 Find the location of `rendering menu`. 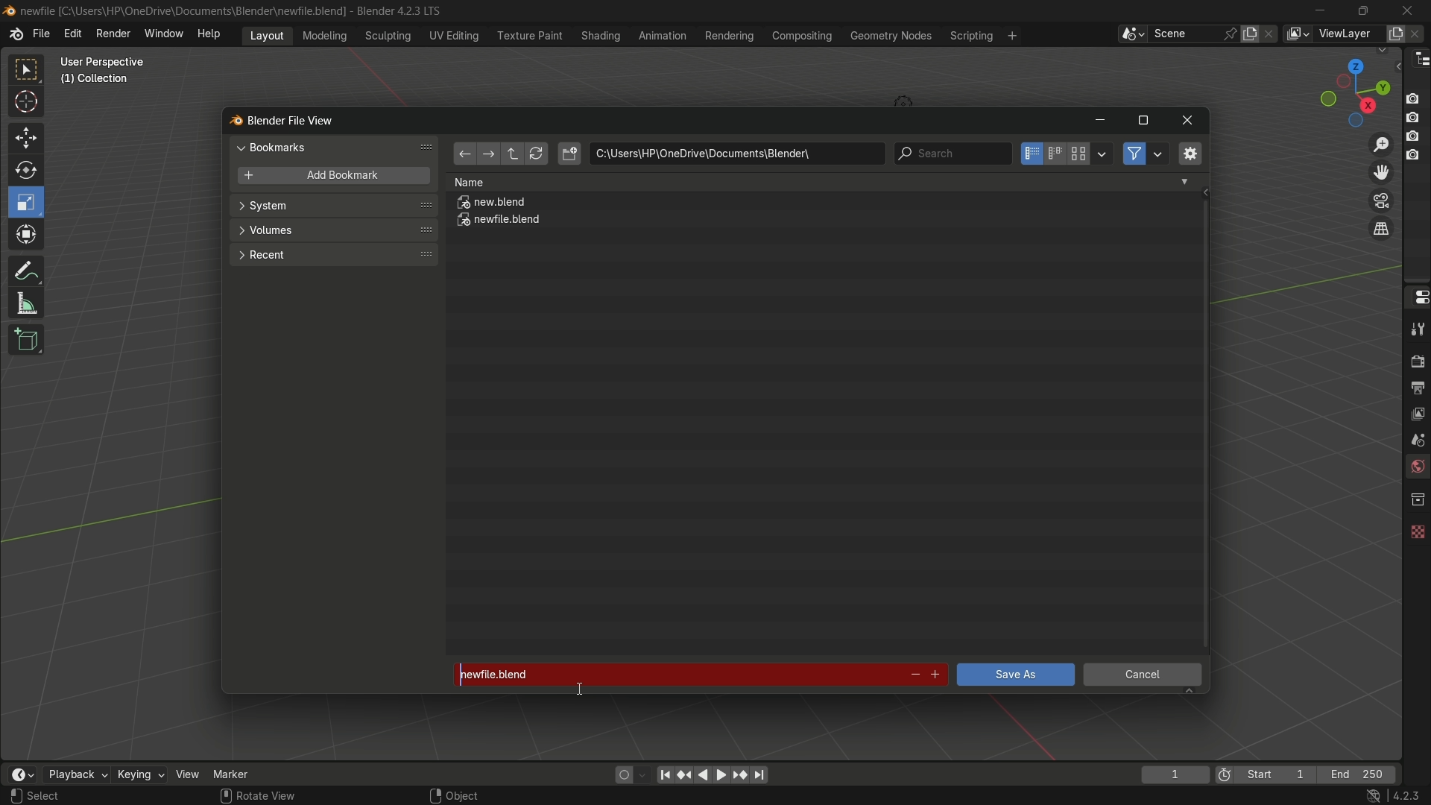

rendering menu is located at coordinates (731, 36).